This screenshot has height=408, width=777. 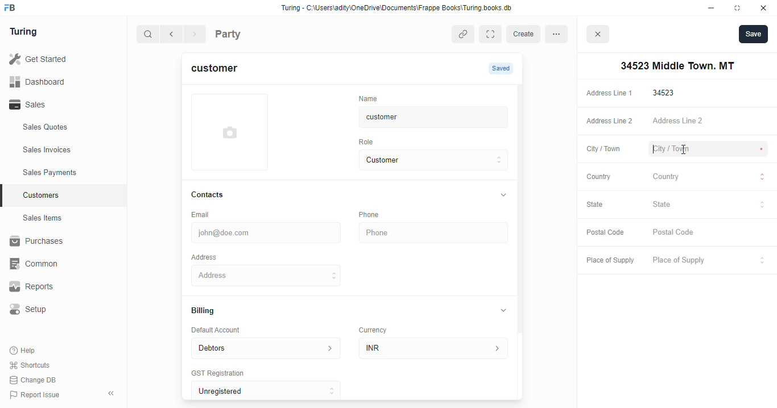 I want to click on close, so click(x=600, y=36).